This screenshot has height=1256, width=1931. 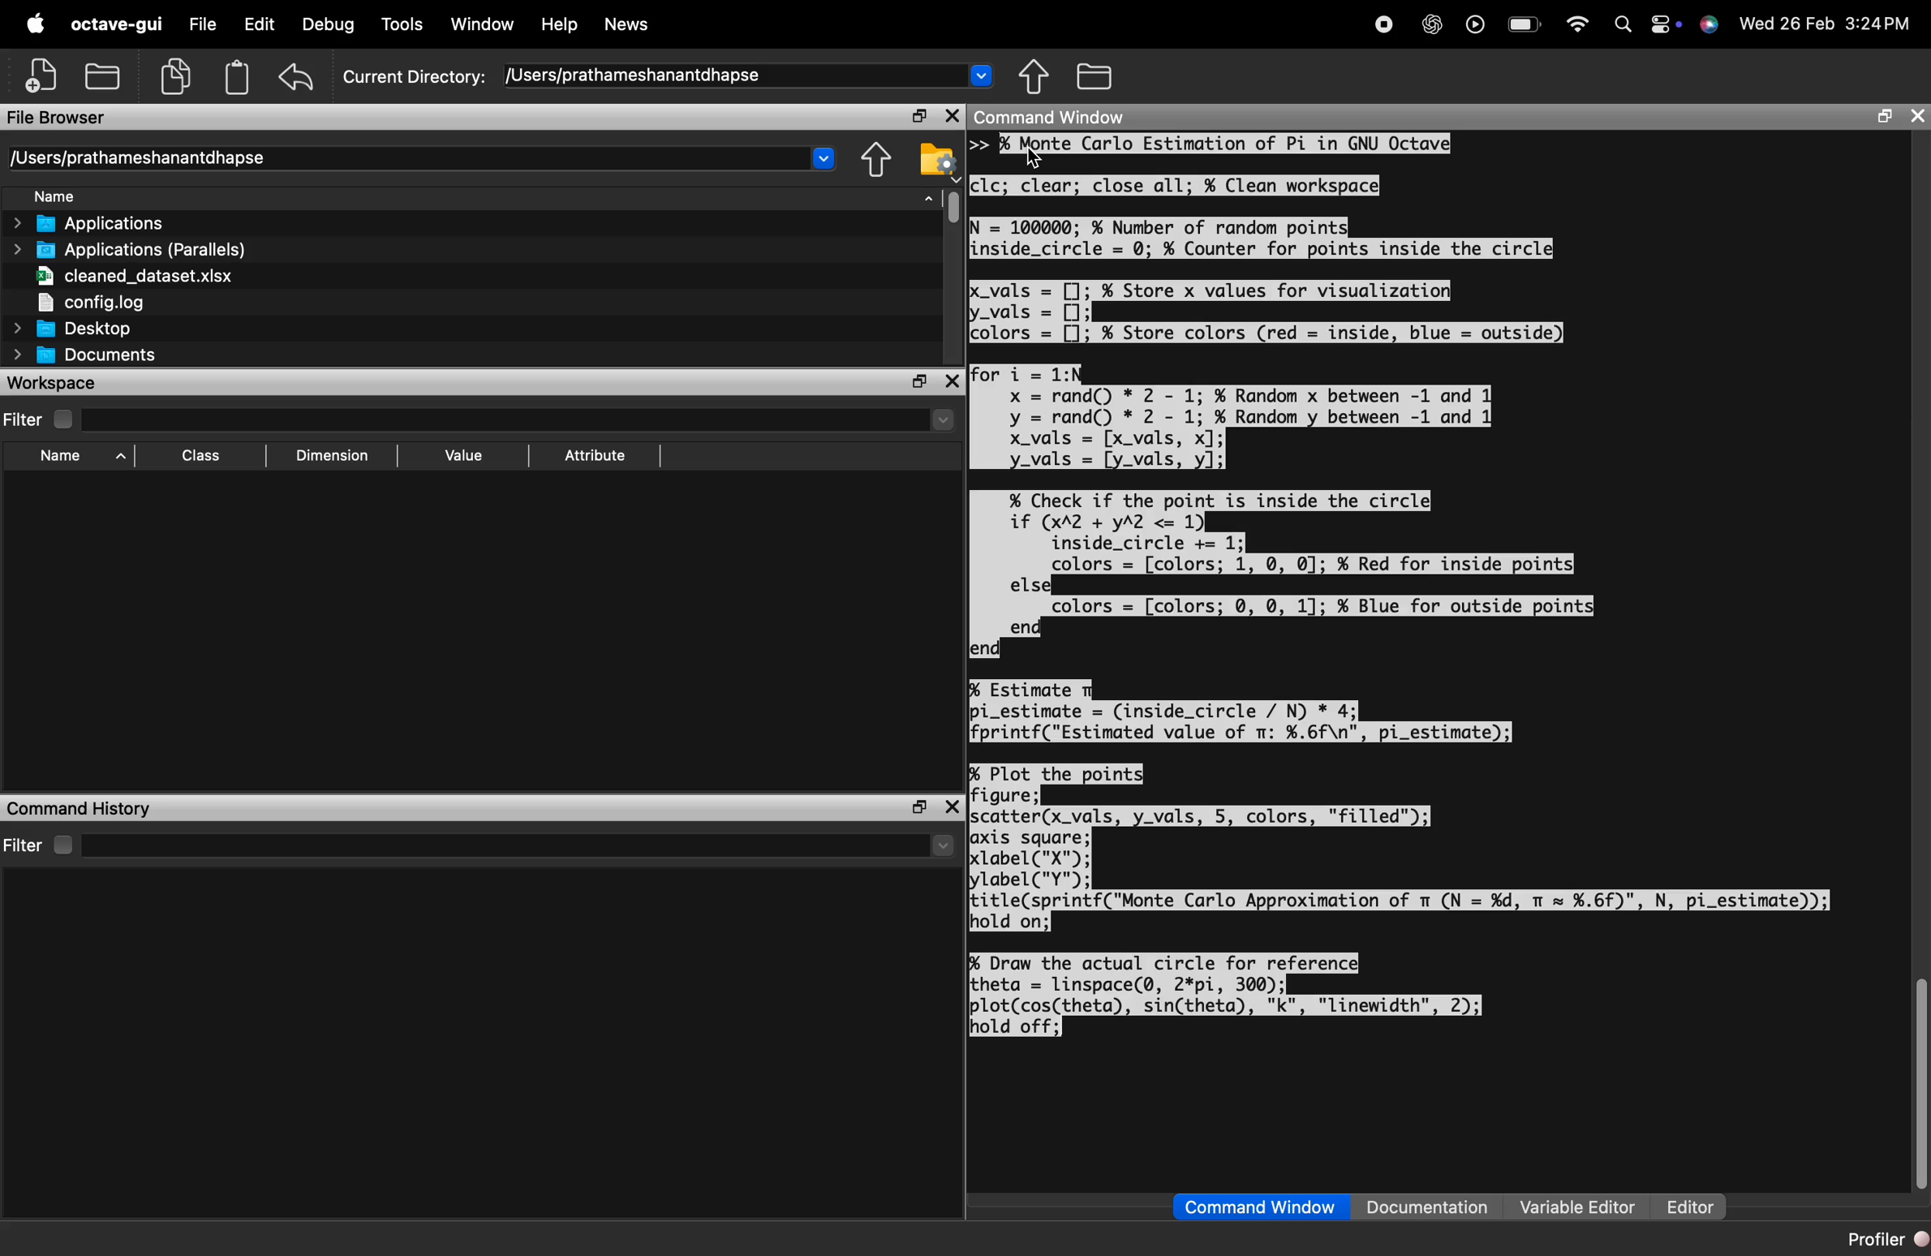 I want to click on drop down, so click(x=942, y=846).